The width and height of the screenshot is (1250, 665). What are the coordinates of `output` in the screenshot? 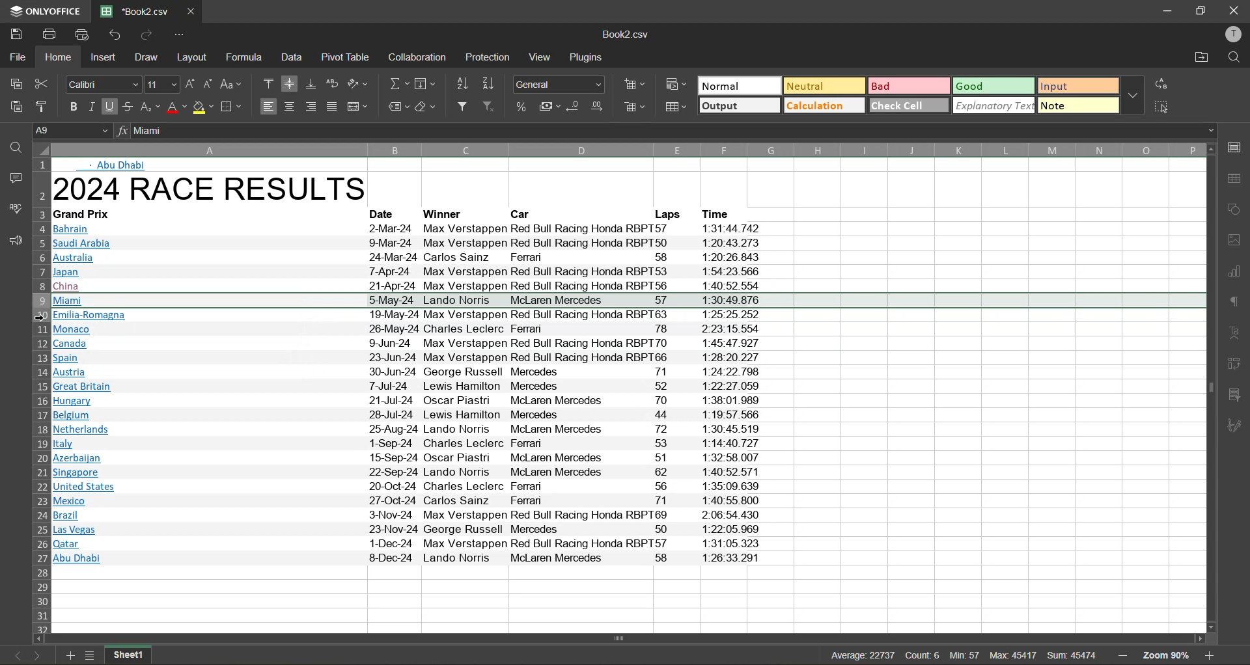 It's located at (738, 105).